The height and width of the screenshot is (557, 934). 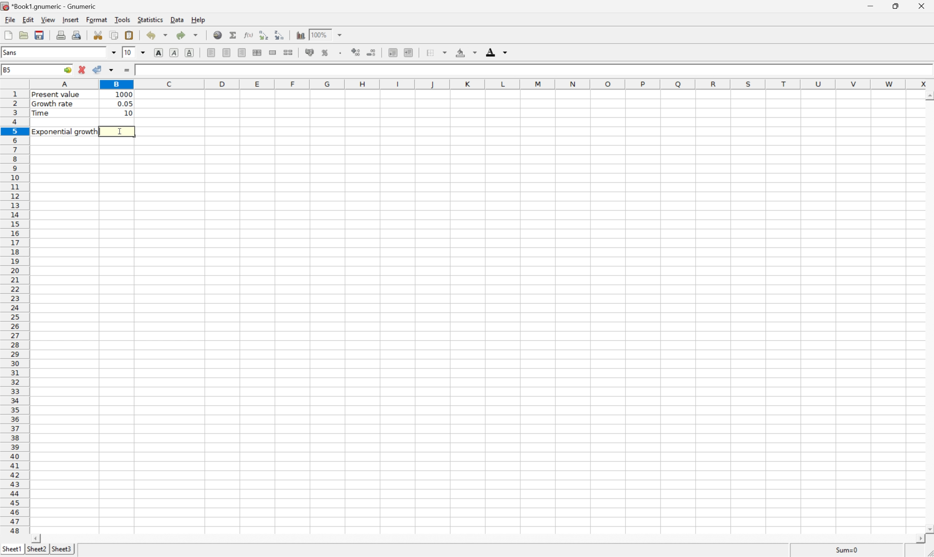 What do you see at coordinates (114, 53) in the screenshot?
I see `Drop Down` at bounding box center [114, 53].